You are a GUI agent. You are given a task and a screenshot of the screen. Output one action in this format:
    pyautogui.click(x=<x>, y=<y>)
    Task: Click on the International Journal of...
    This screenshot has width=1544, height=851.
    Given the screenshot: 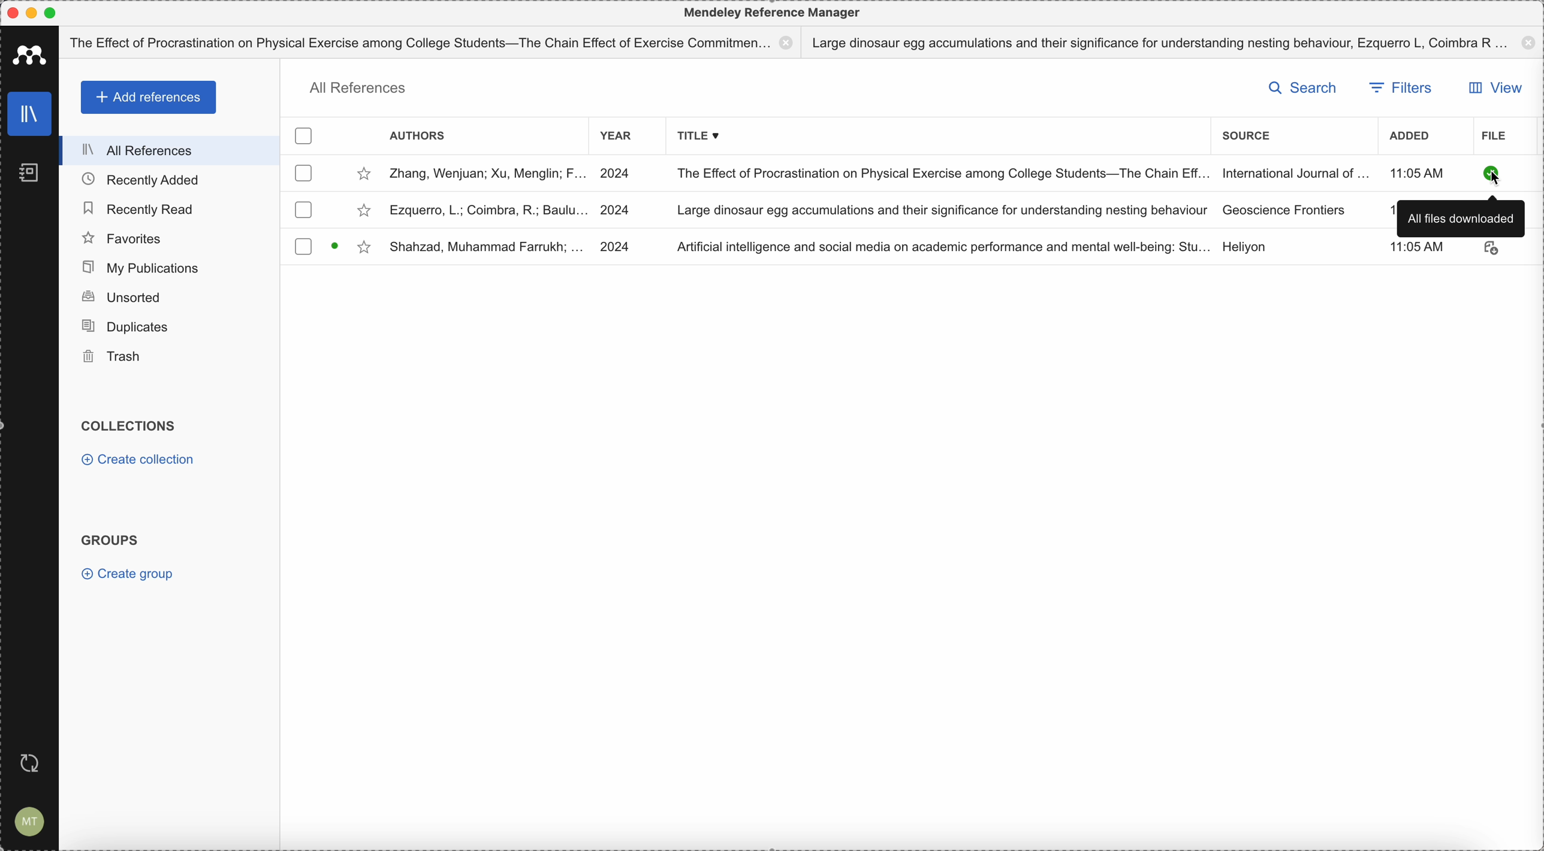 What is the action you would take?
    pyautogui.click(x=1297, y=171)
    